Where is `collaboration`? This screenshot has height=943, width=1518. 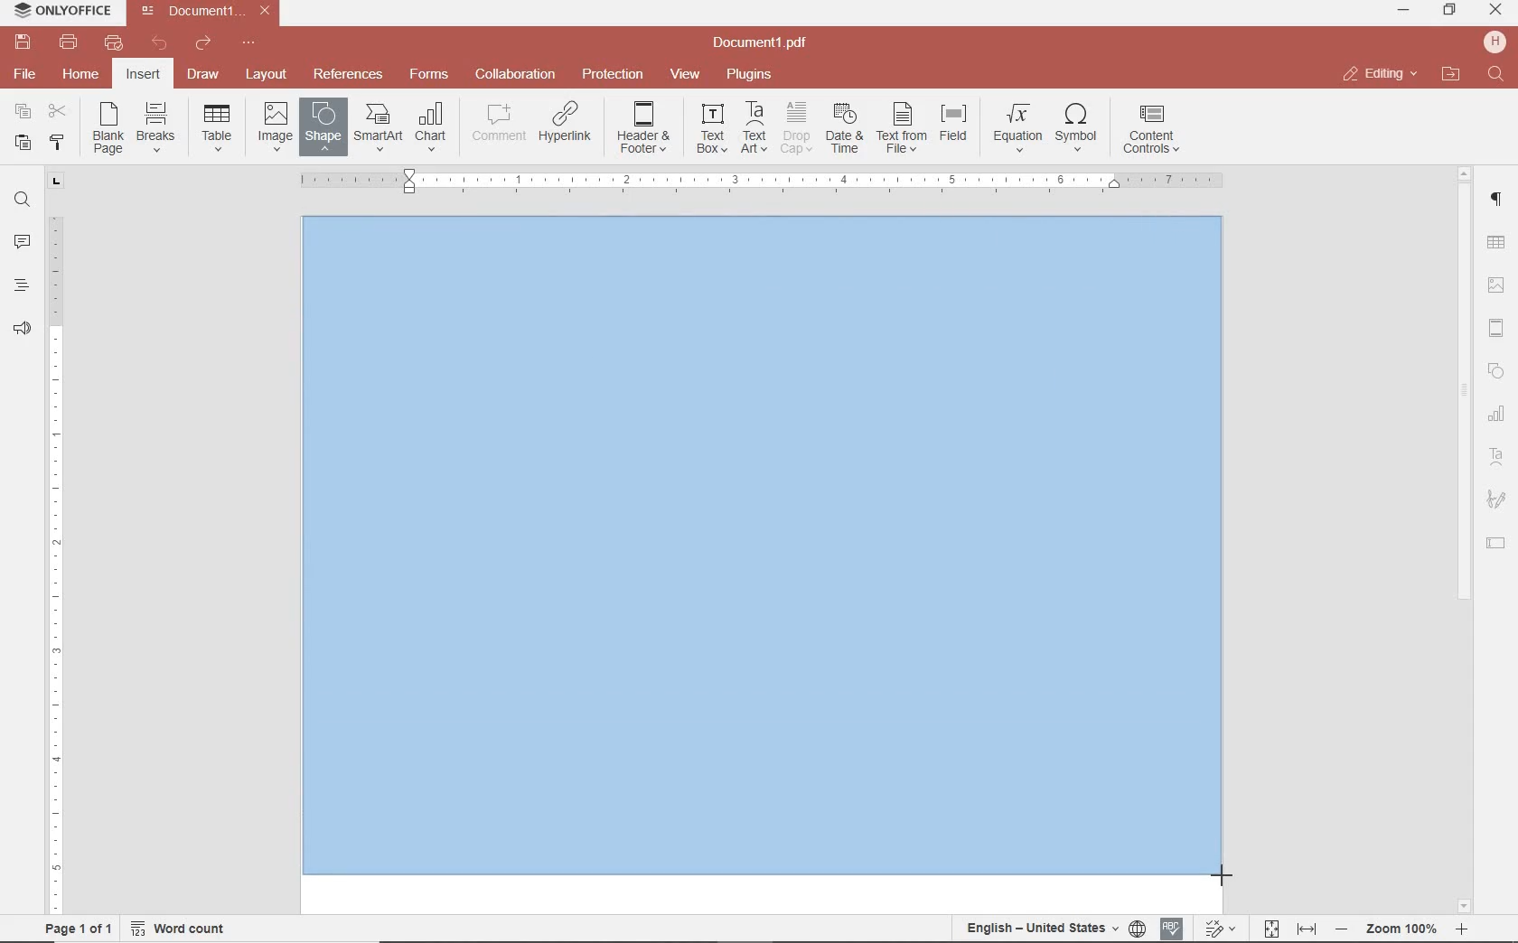
collaboration is located at coordinates (515, 75).